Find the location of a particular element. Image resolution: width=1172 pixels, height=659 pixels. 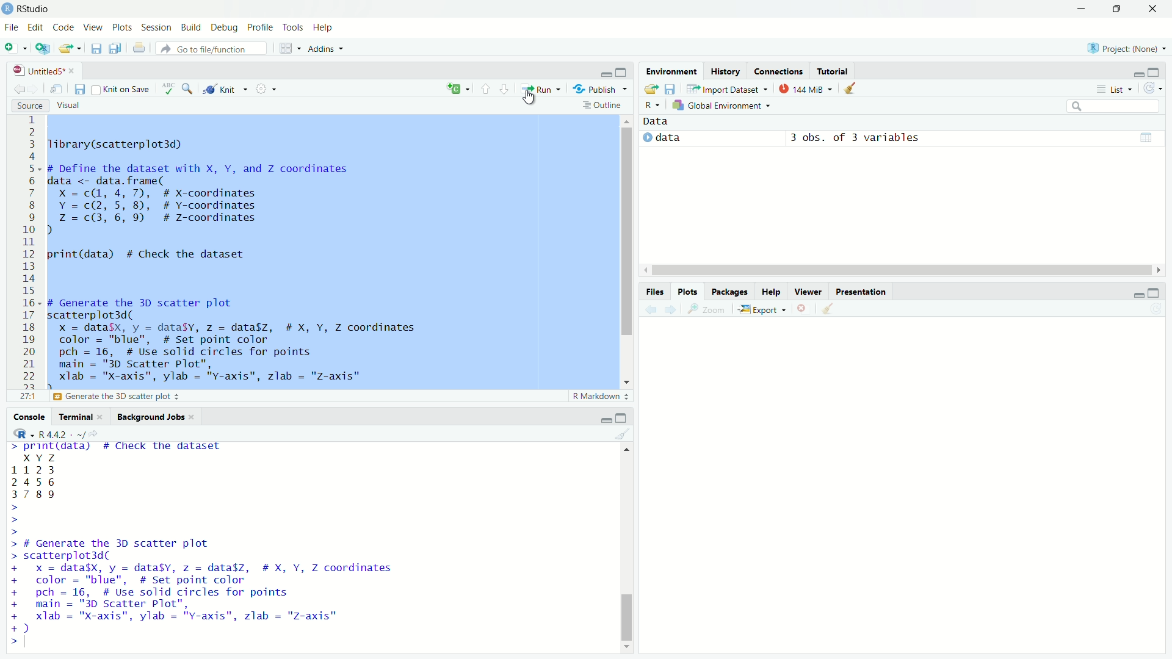

scrollbar is located at coordinates (626, 246).